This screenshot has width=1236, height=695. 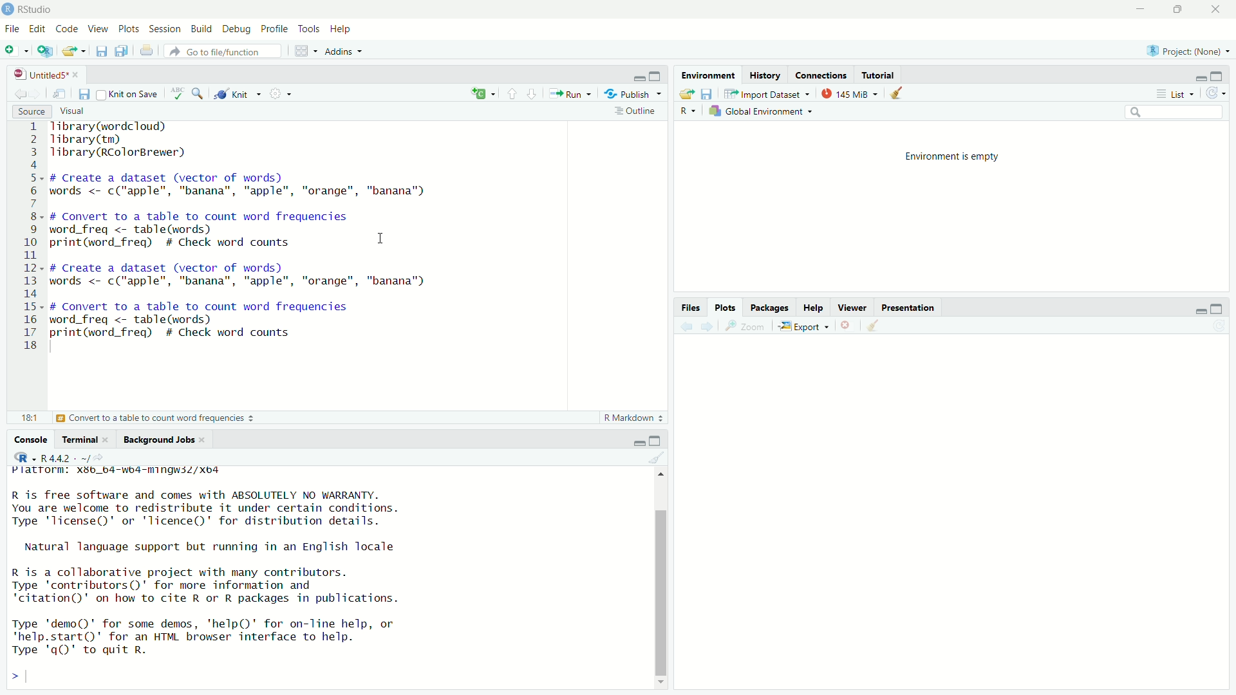 What do you see at coordinates (281, 93) in the screenshot?
I see `Settings` at bounding box center [281, 93].